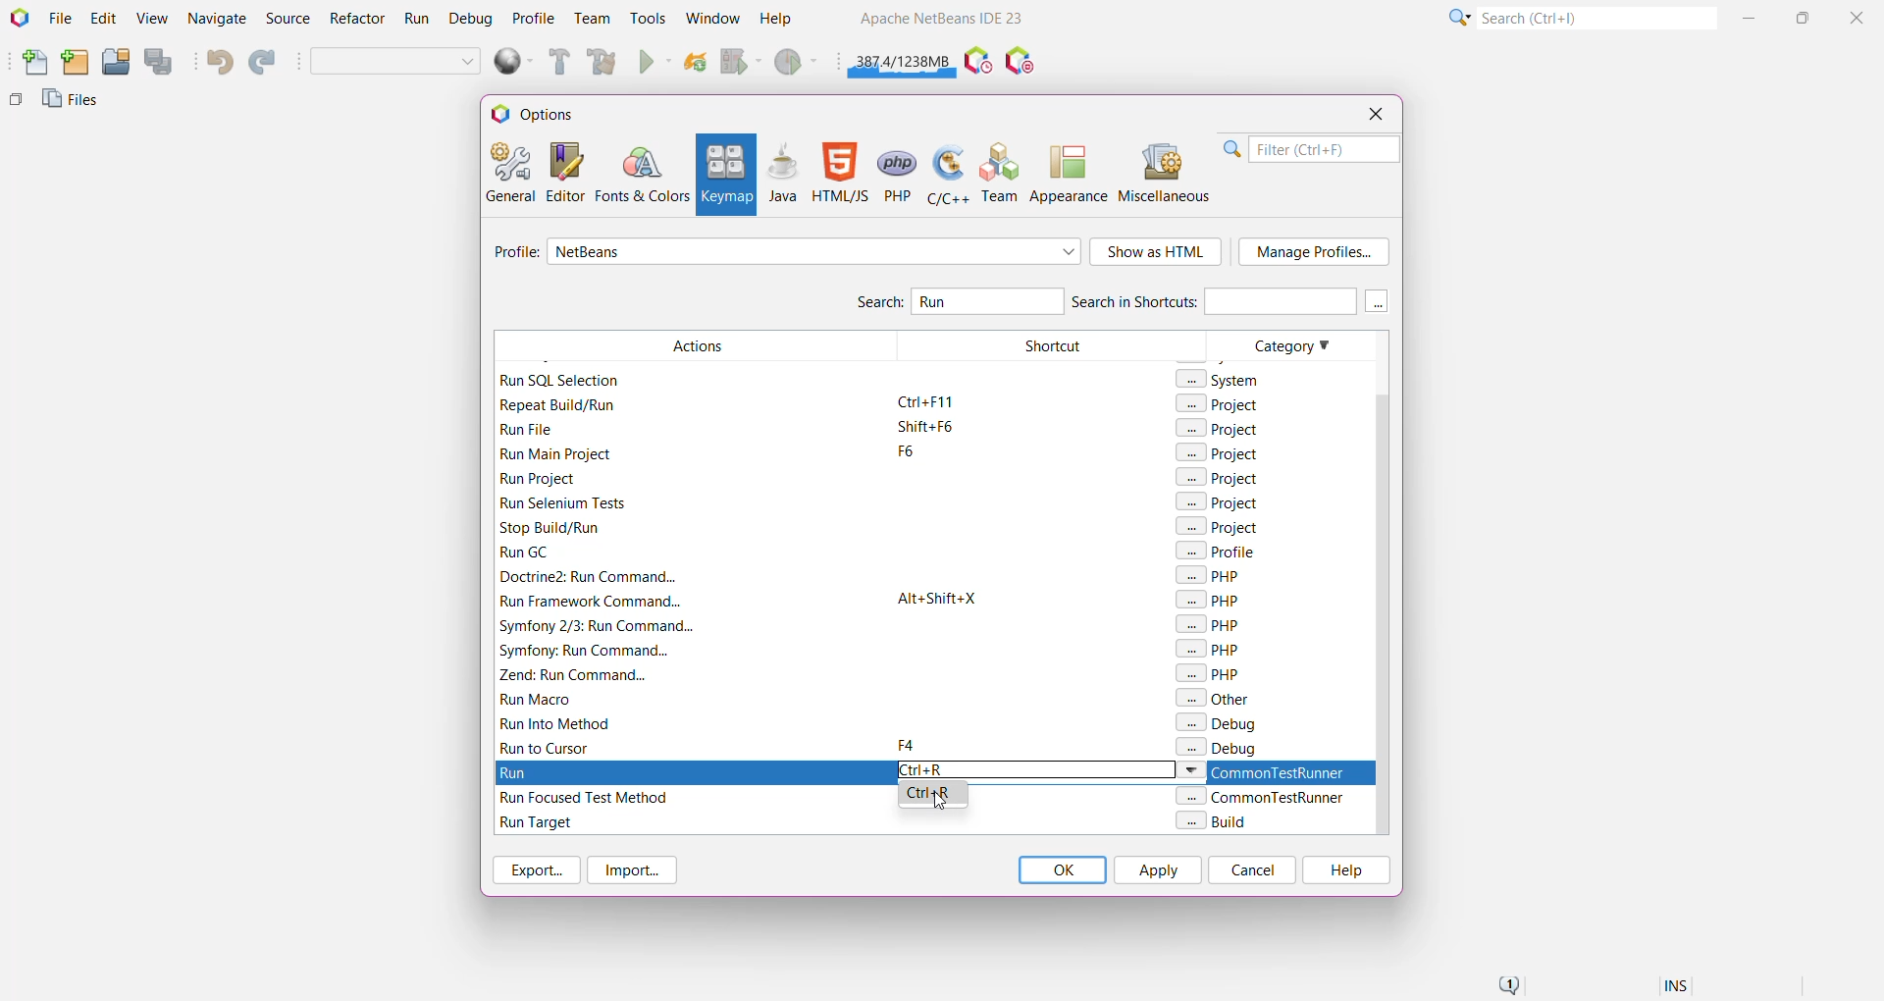 The width and height of the screenshot is (1884, 1001). What do you see at coordinates (1157, 253) in the screenshot?
I see `Show as HTML` at bounding box center [1157, 253].